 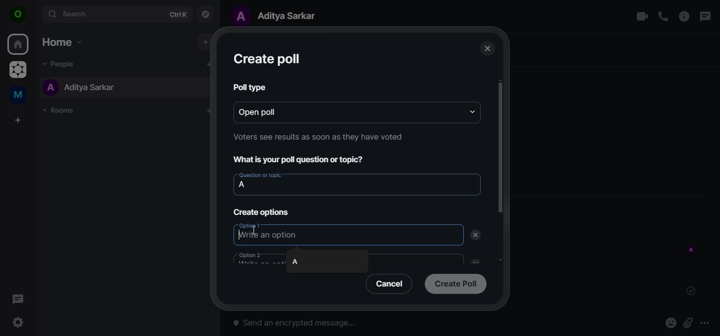 What do you see at coordinates (20, 96) in the screenshot?
I see `me` at bounding box center [20, 96].